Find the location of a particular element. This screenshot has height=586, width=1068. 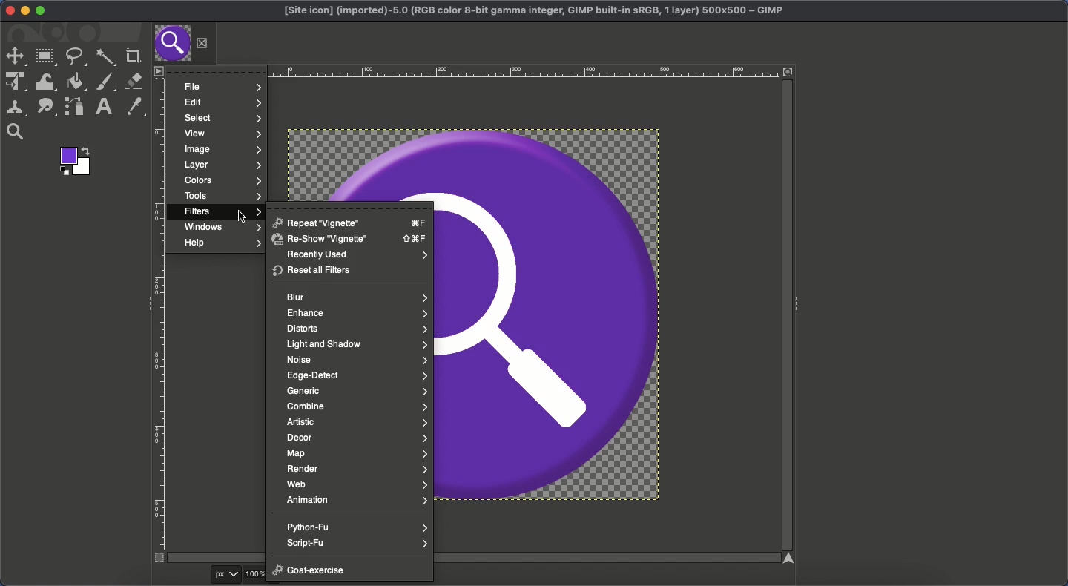

Reset all filters is located at coordinates (313, 271).